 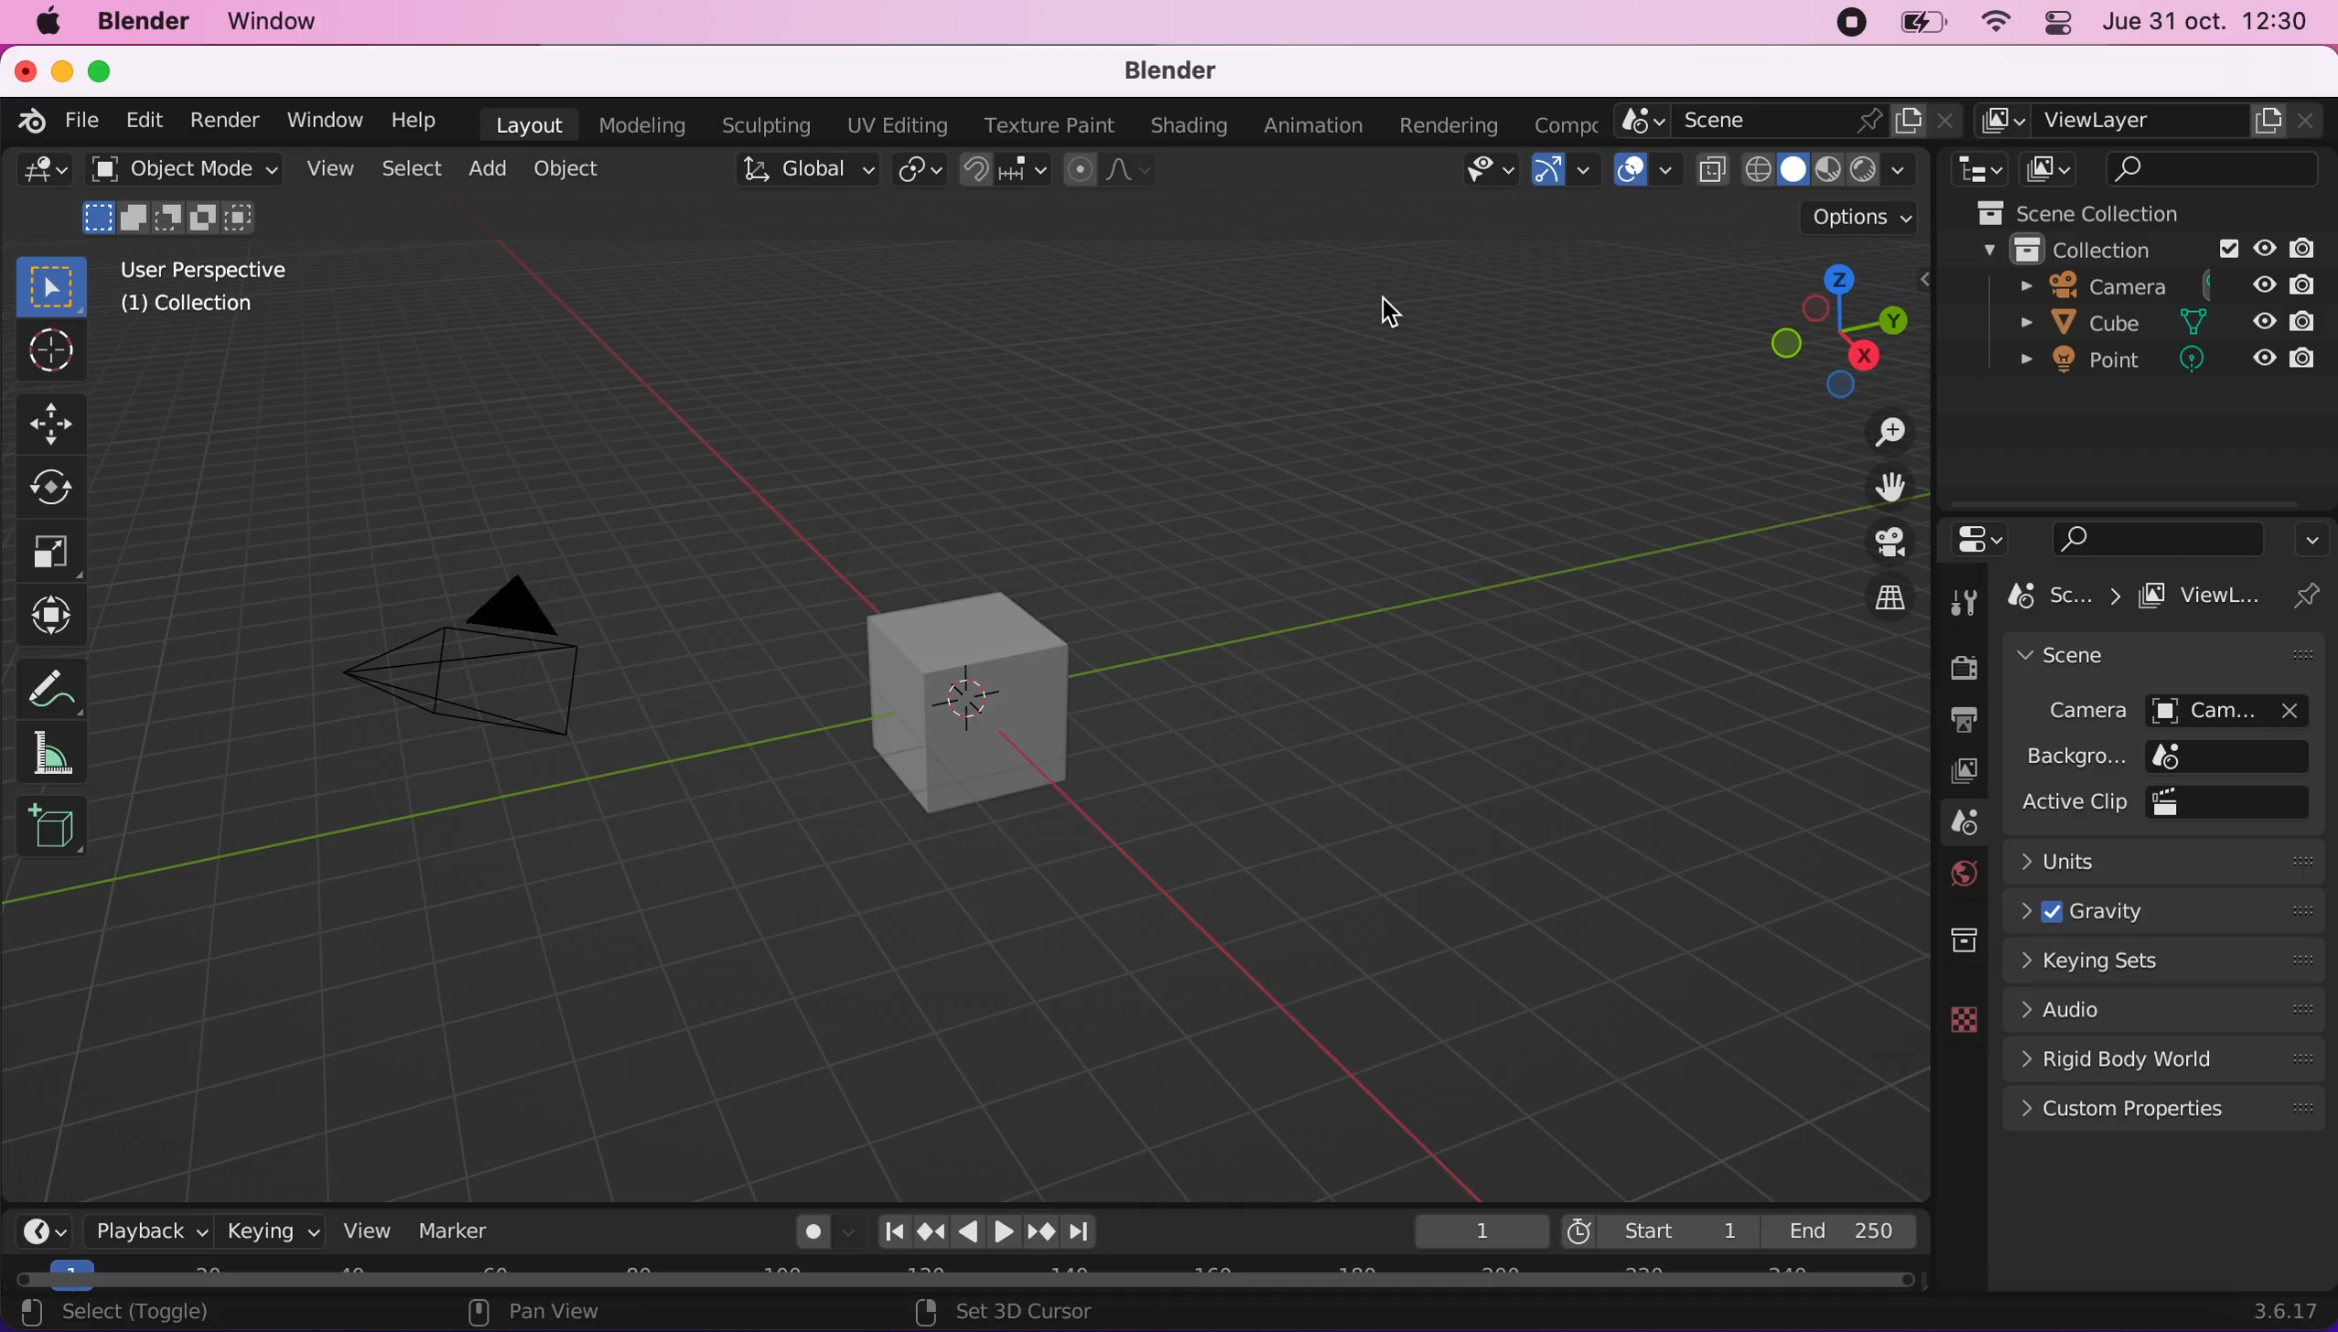 I want to click on measure, so click(x=56, y=756).